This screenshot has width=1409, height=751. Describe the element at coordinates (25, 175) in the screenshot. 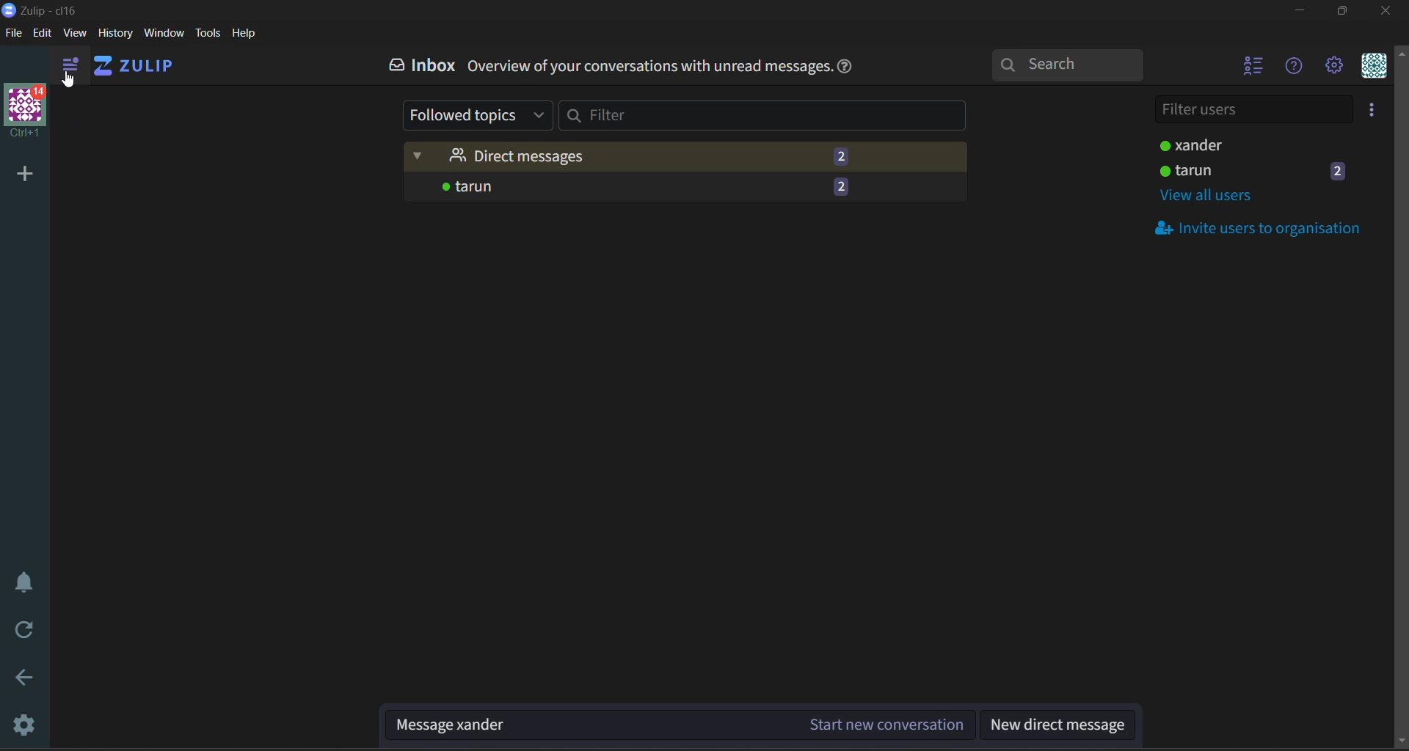

I see `add organisation` at that location.